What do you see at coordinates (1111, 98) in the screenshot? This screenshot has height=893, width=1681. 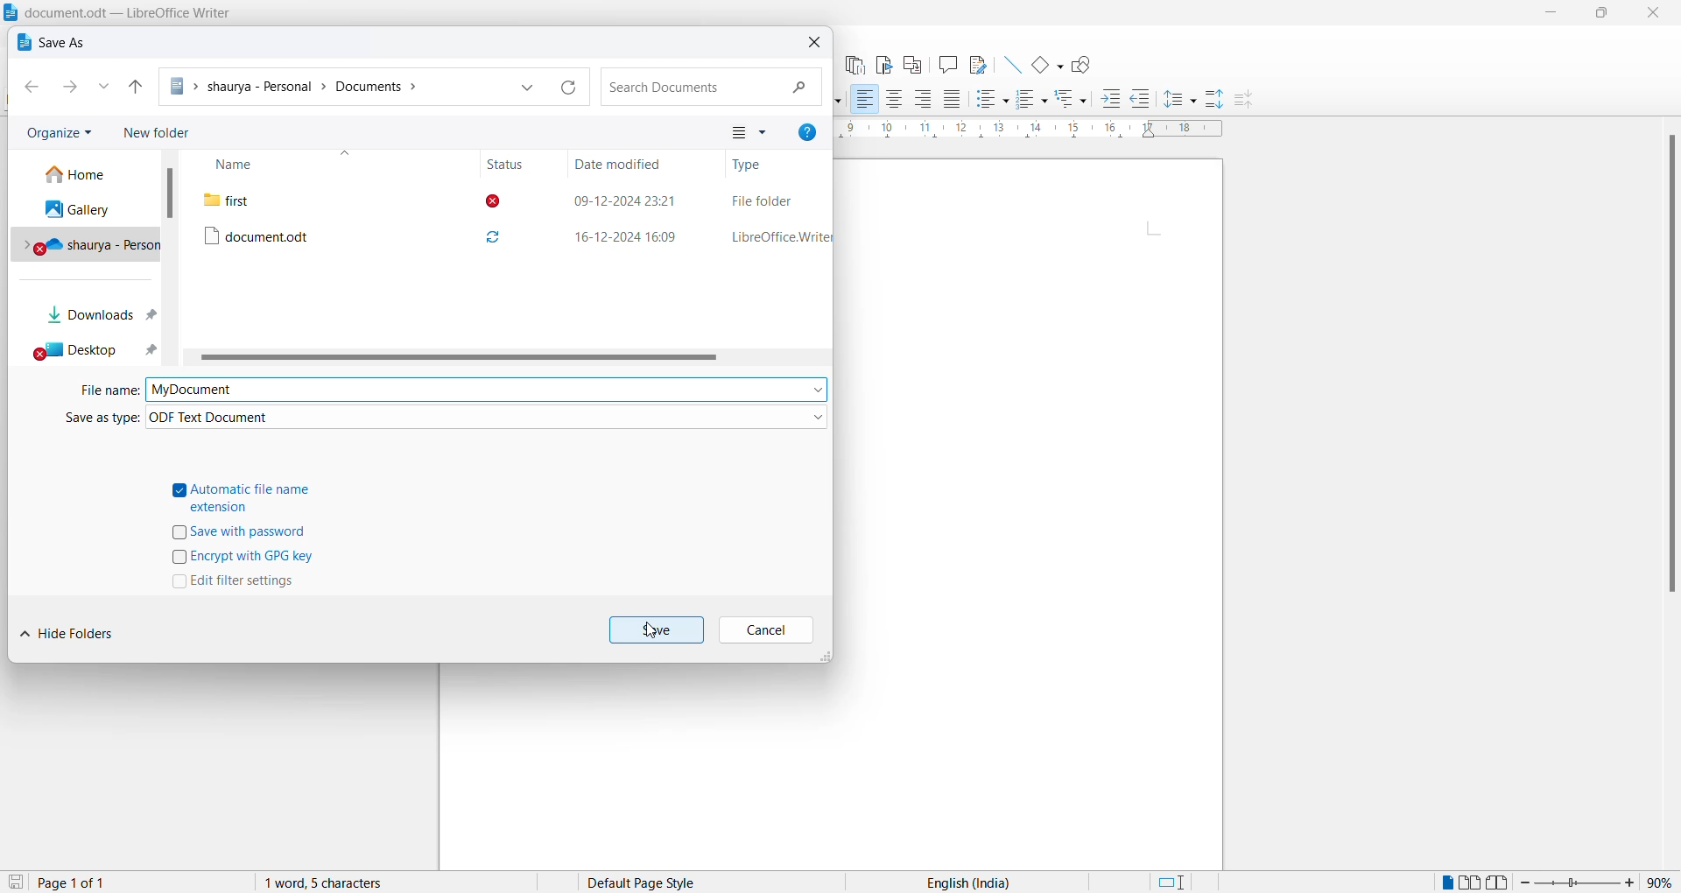 I see `Increase indent` at bounding box center [1111, 98].